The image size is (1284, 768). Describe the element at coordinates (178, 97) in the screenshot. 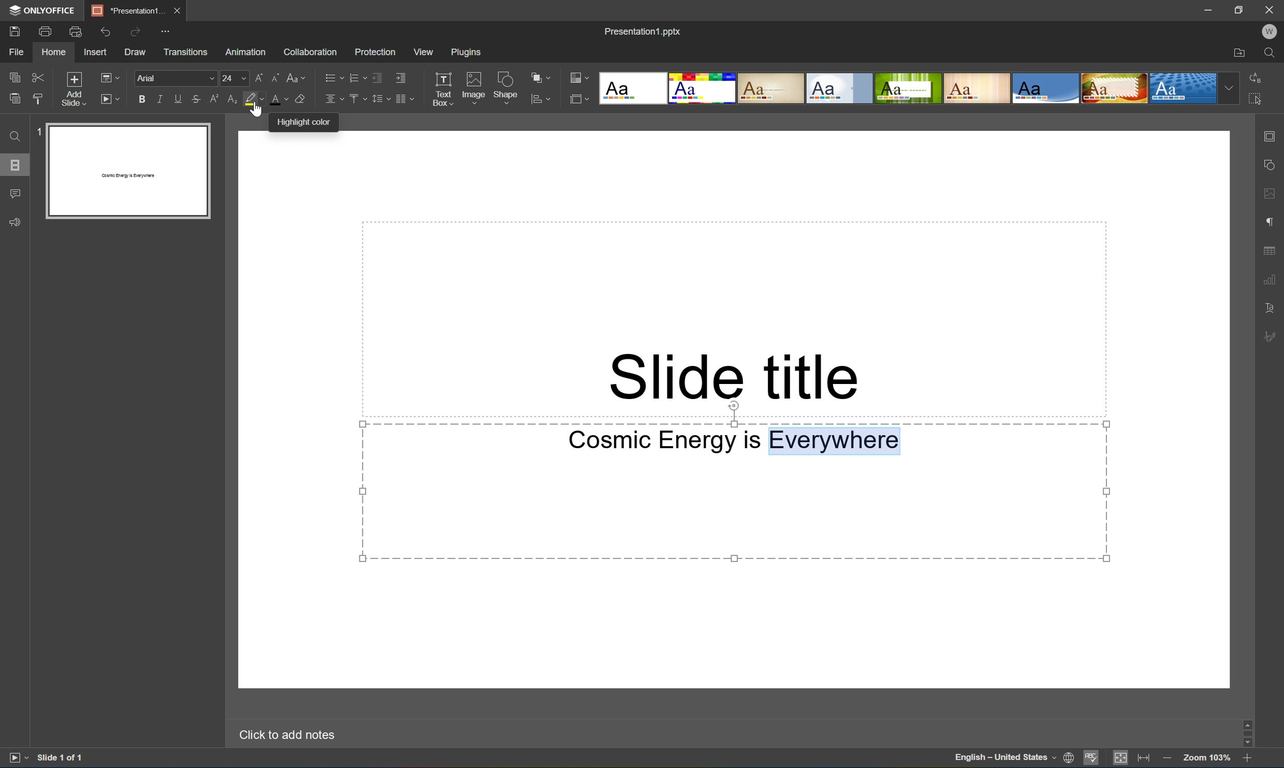

I see `Underline` at that location.